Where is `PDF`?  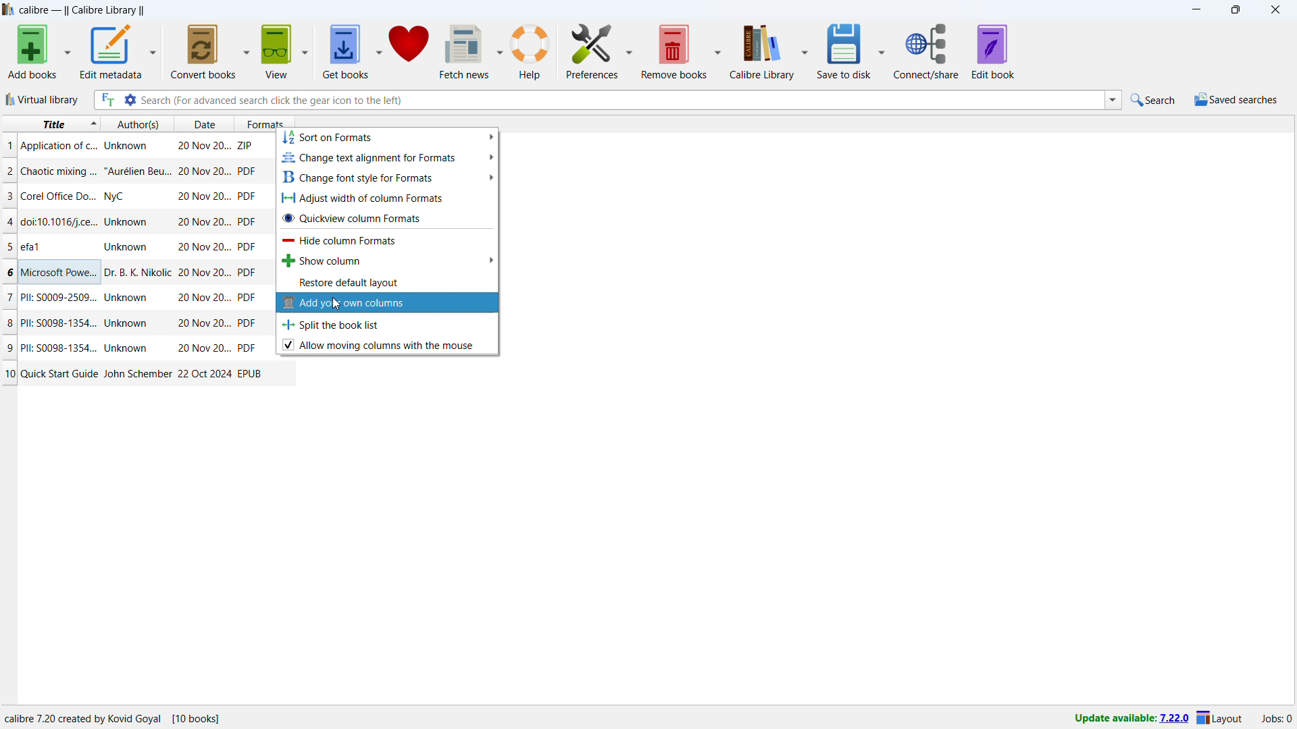 PDF is located at coordinates (249, 297).